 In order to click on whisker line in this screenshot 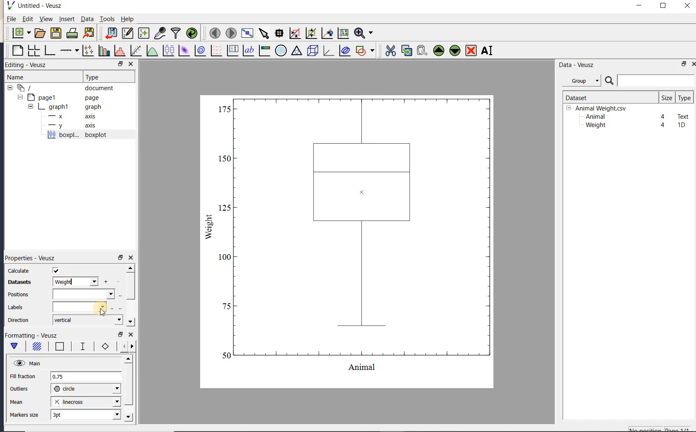, I will do `click(81, 346)`.